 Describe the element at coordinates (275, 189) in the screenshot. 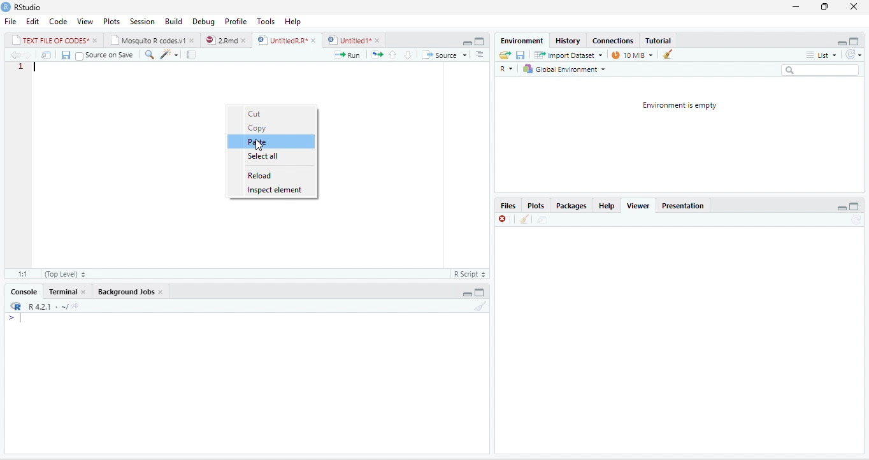

I see `inspect element` at that location.